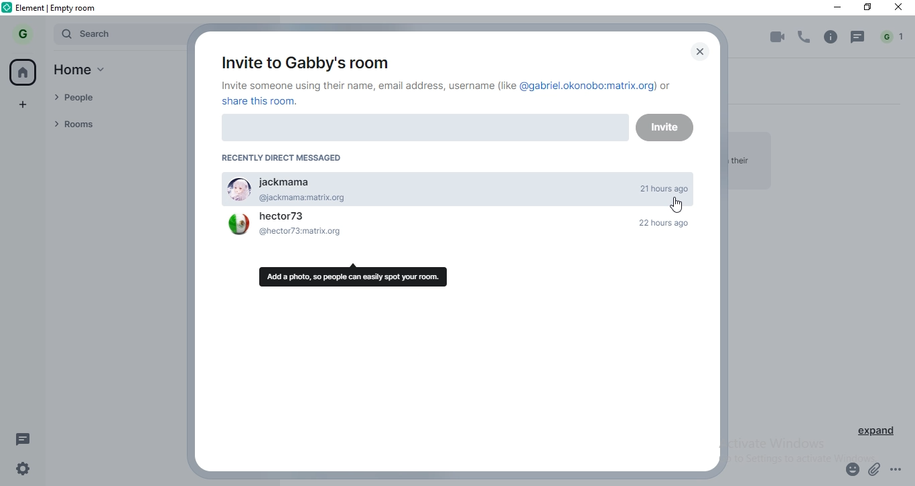 The height and width of the screenshot is (486, 915). What do you see at coordinates (24, 102) in the screenshot?
I see `add space` at bounding box center [24, 102].